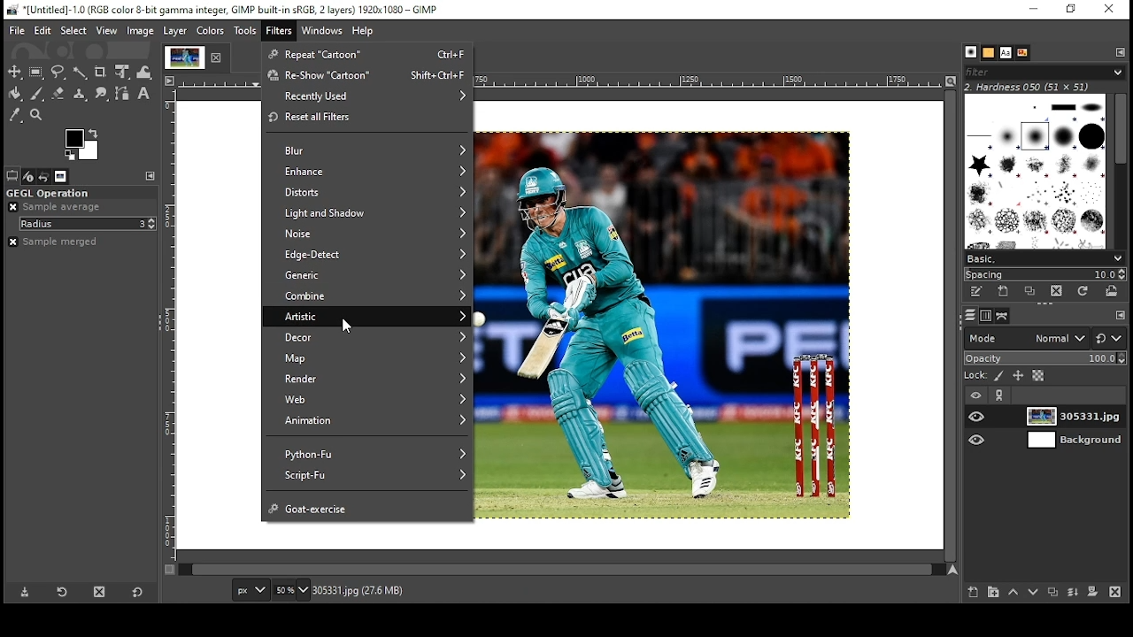  What do you see at coordinates (142, 32) in the screenshot?
I see `image` at bounding box center [142, 32].